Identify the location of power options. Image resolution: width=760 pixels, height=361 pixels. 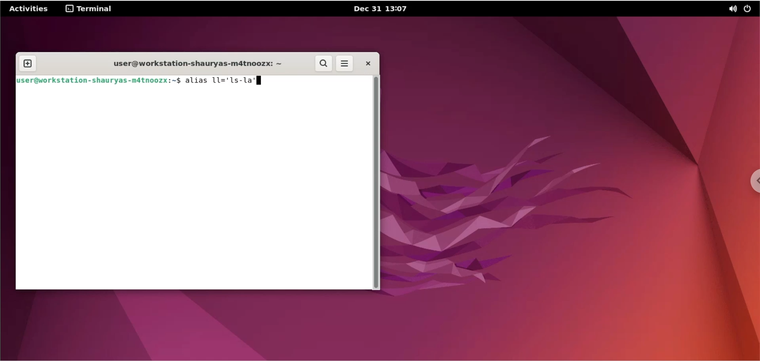
(750, 9).